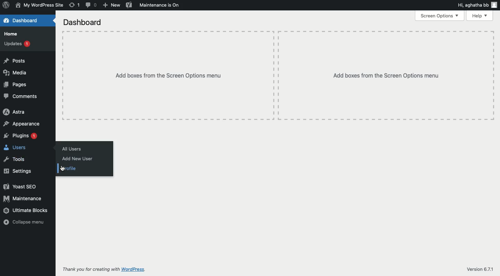 This screenshot has width=500, height=276. I want to click on Updates, so click(17, 43).